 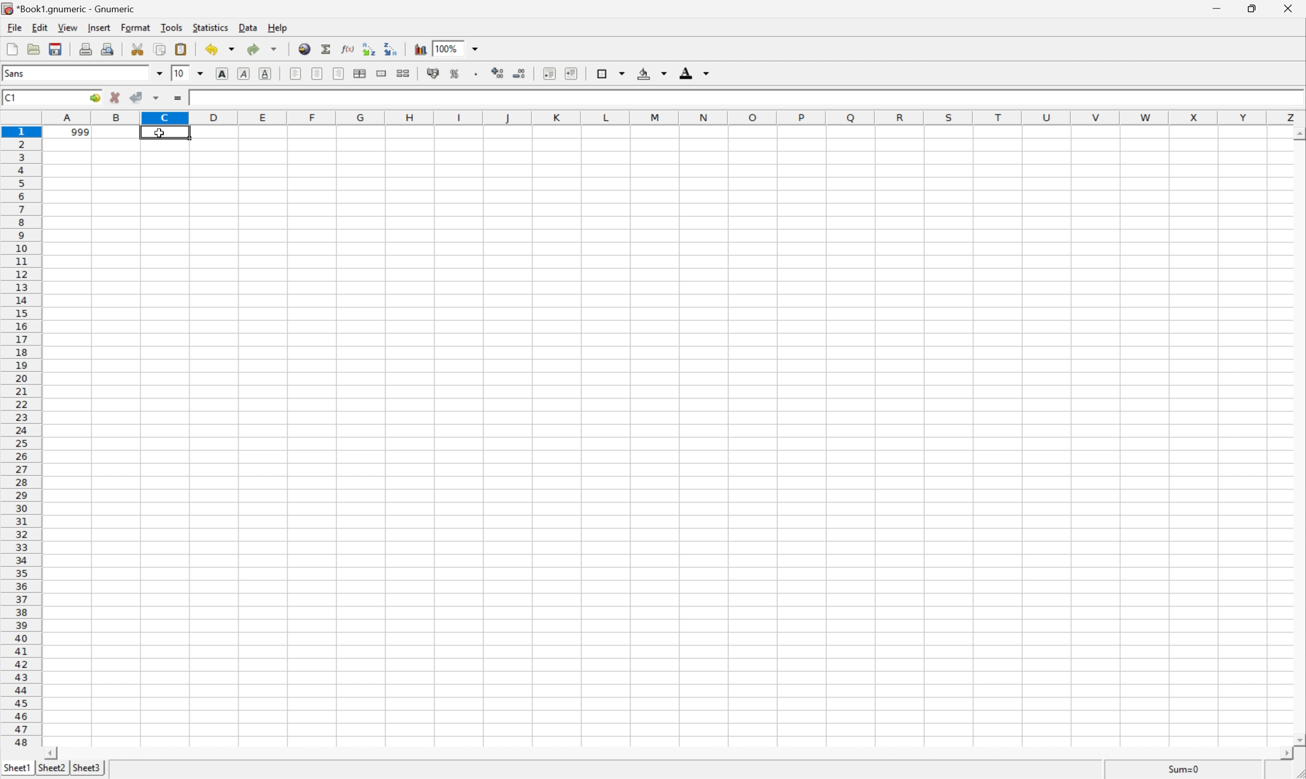 I want to click on underline, so click(x=265, y=72).